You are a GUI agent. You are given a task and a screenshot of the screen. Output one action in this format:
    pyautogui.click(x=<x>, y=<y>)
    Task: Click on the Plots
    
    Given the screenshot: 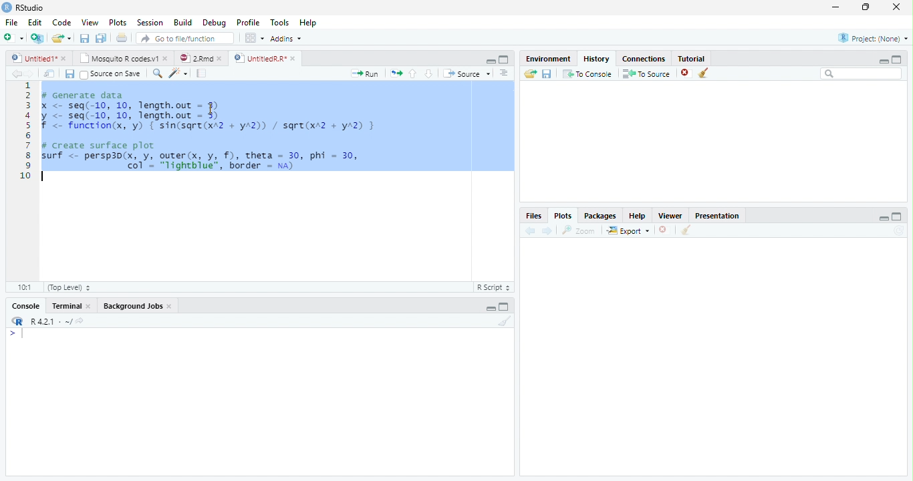 What is the action you would take?
    pyautogui.click(x=563, y=215)
    